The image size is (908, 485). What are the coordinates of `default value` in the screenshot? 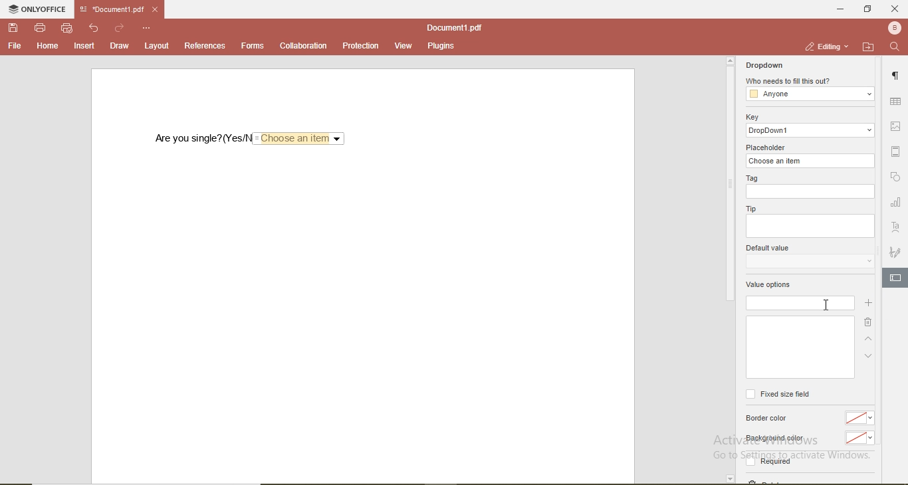 It's located at (769, 247).